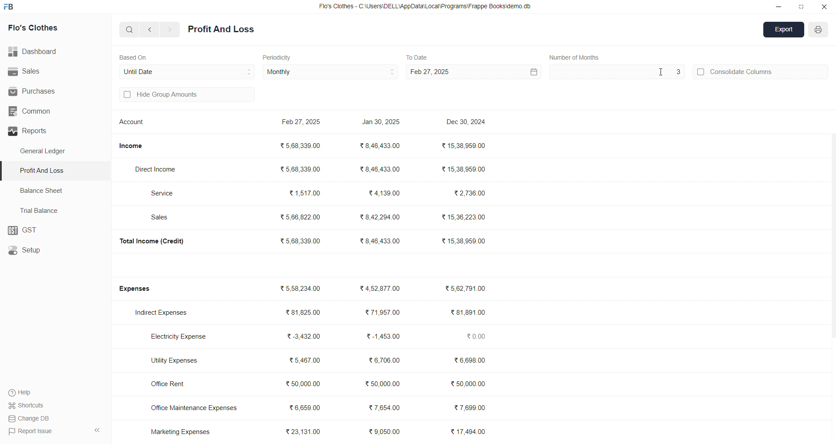  I want to click on Income, so click(134, 146).